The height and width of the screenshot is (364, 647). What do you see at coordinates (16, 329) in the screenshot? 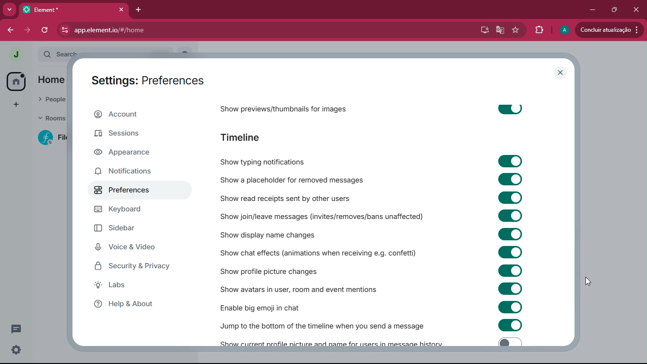
I see `comments` at bounding box center [16, 329].